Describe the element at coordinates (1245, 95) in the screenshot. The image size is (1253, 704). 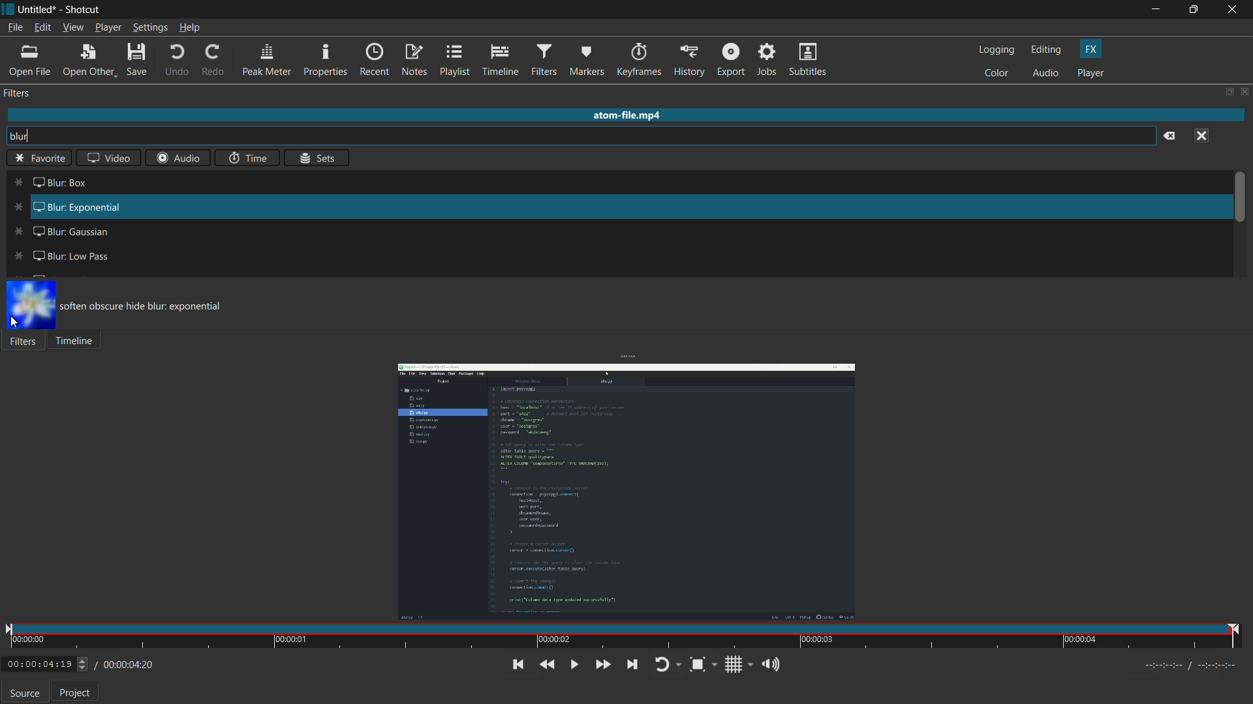
I see `close` at that location.